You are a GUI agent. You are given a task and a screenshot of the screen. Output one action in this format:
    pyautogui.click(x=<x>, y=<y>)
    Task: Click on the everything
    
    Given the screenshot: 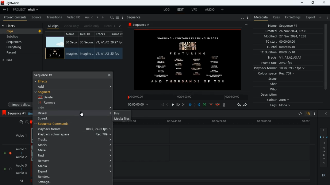 What is the action you would take?
    pyautogui.click(x=20, y=47)
    